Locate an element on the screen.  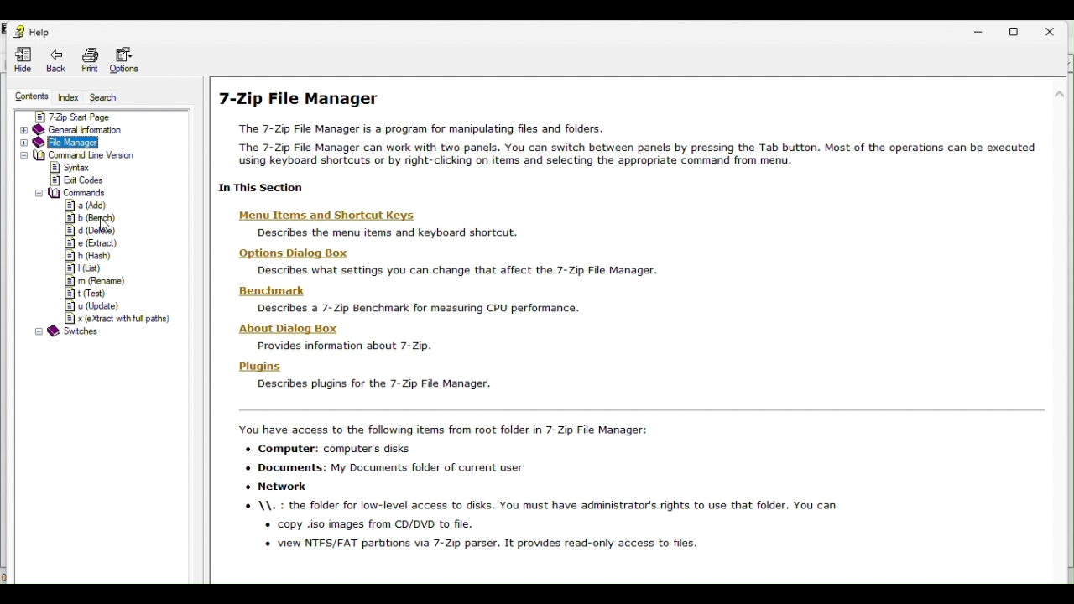
Contents is located at coordinates (32, 97).